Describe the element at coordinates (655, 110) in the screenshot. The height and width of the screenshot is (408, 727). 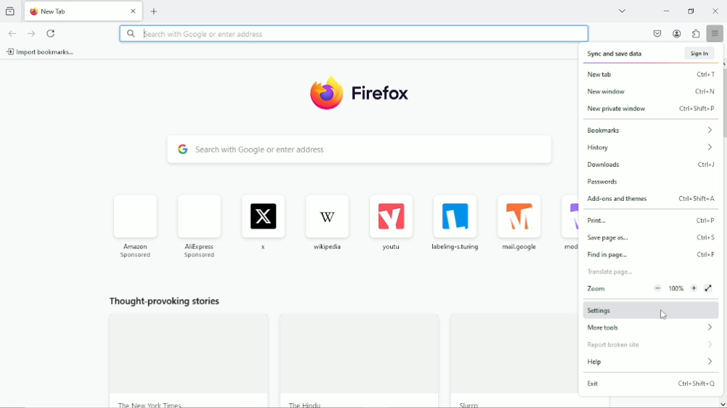
I see `New private window` at that location.